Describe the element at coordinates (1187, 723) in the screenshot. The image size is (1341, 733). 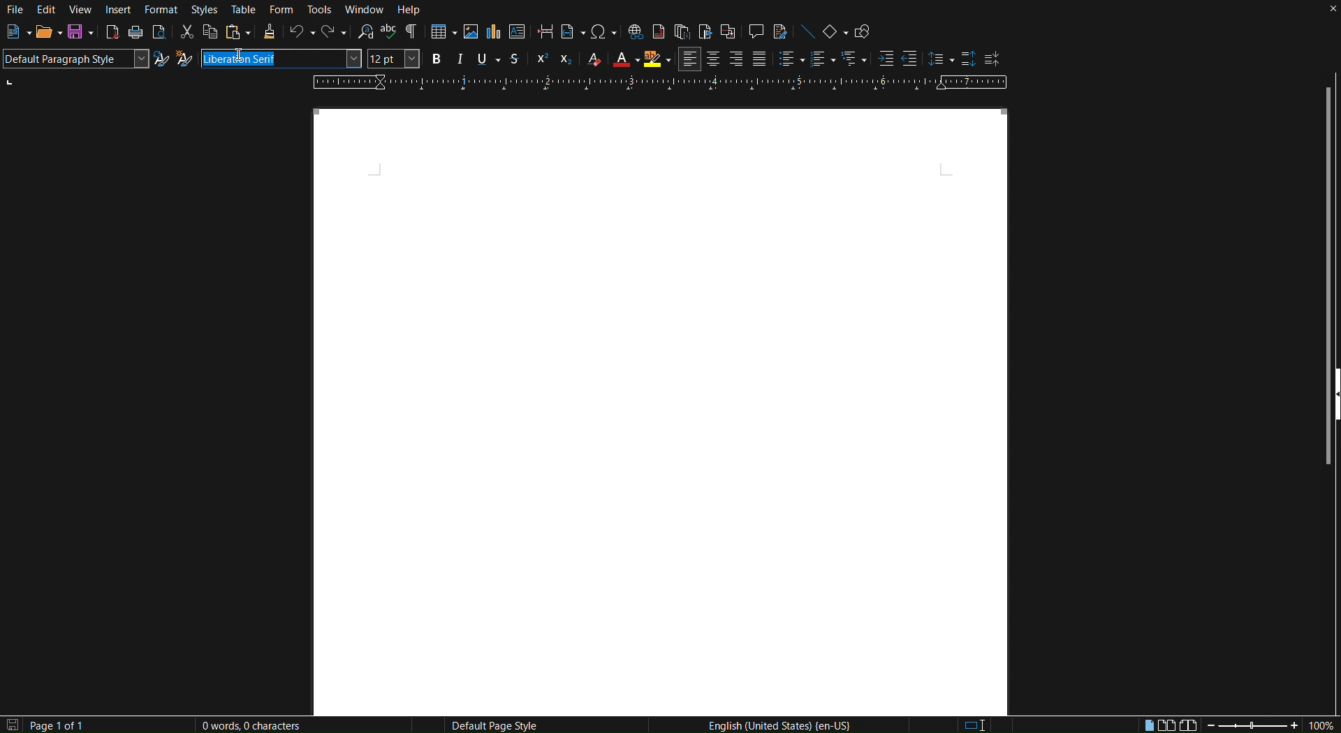
I see `Book view` at that location.